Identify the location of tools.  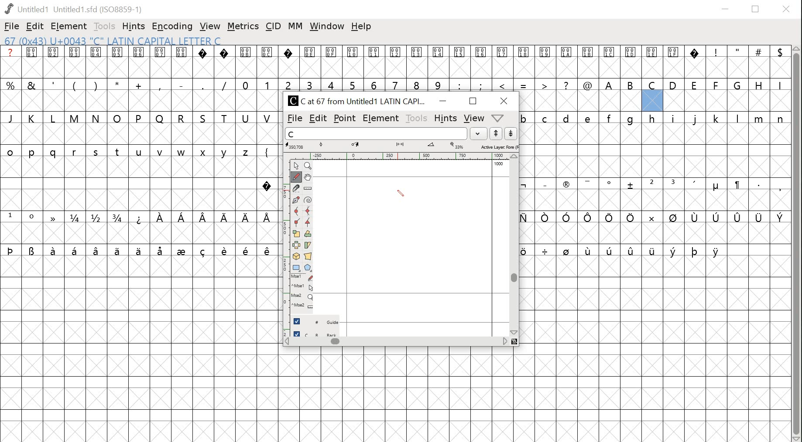
(104, 27).